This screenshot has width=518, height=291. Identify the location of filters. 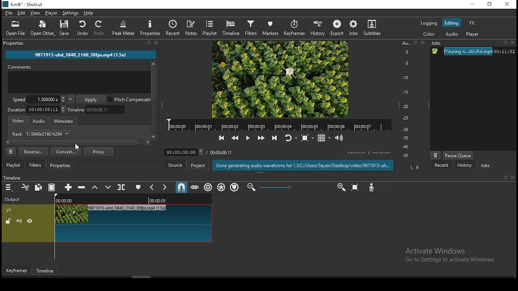
(35, 165).